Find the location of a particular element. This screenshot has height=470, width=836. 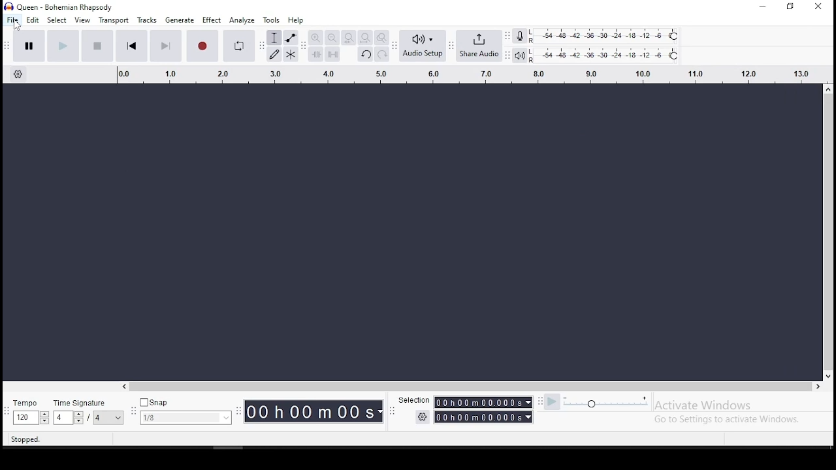

play at speed is located at coordinates (553, 403).